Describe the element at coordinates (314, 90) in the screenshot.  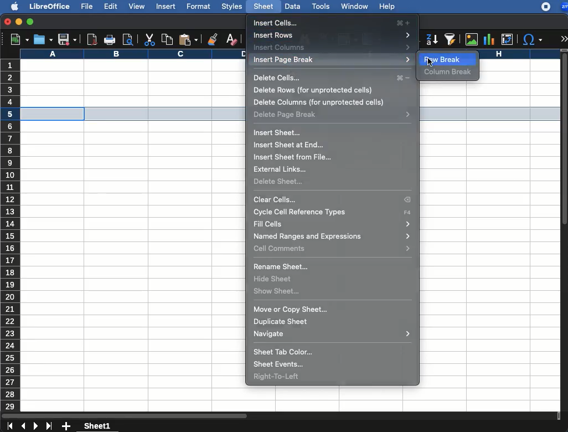
I see `delete rows (for unprotected cells)` at that location.